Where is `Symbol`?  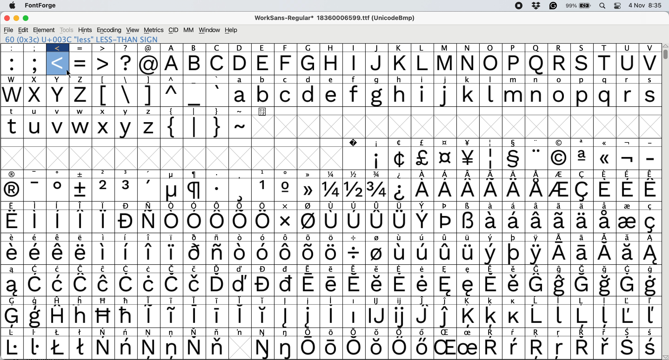
Symbol is located at coordinates (491, 333).